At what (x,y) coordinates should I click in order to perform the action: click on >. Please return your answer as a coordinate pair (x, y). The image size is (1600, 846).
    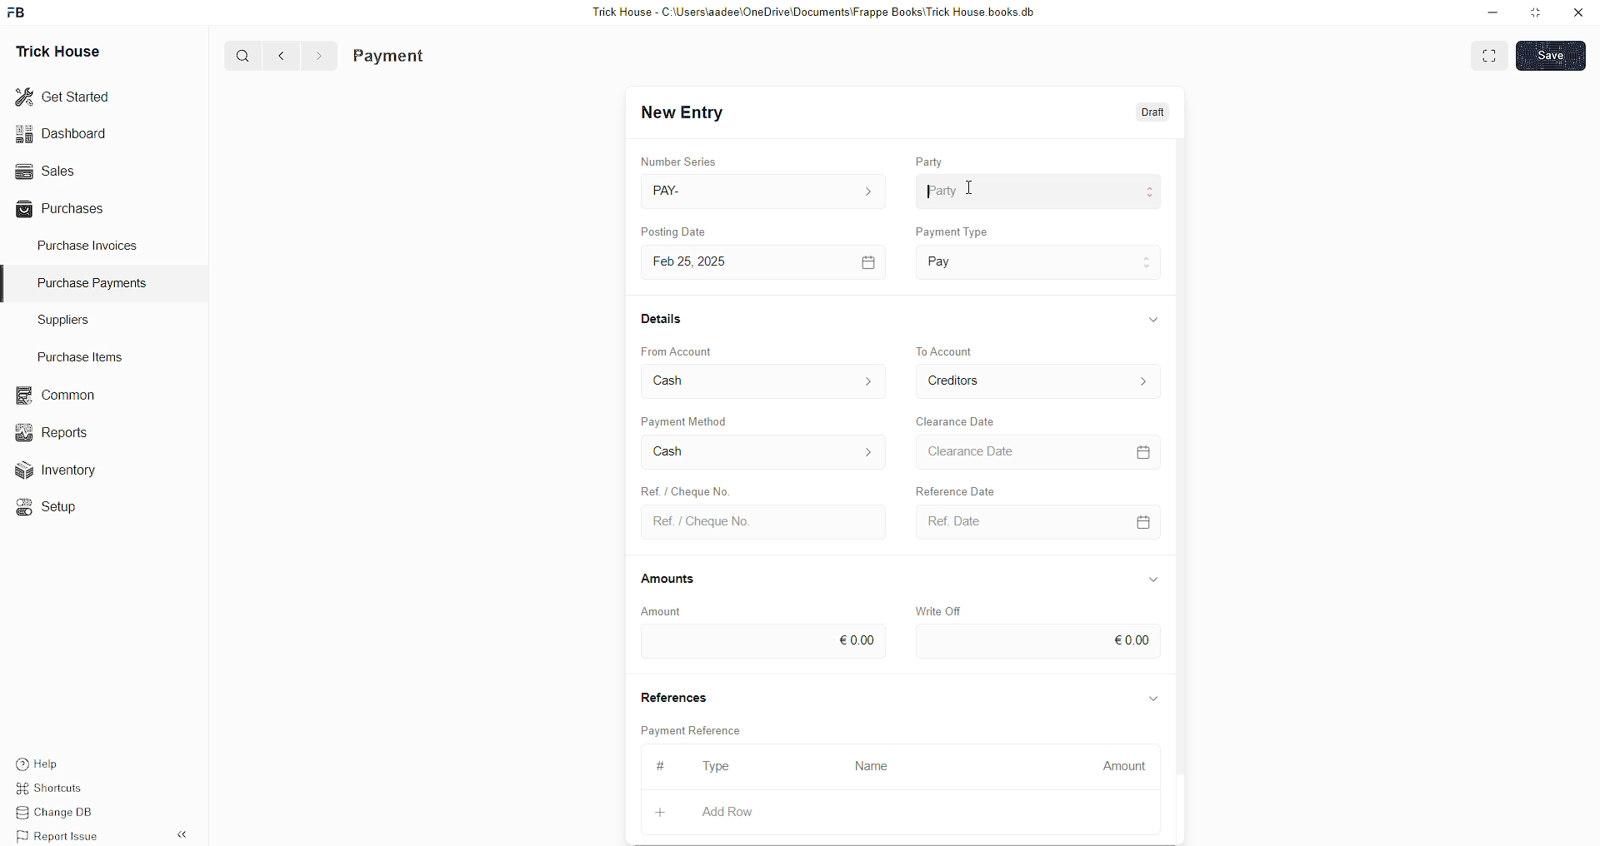
    Looking at the image, I should click on (318, 56).